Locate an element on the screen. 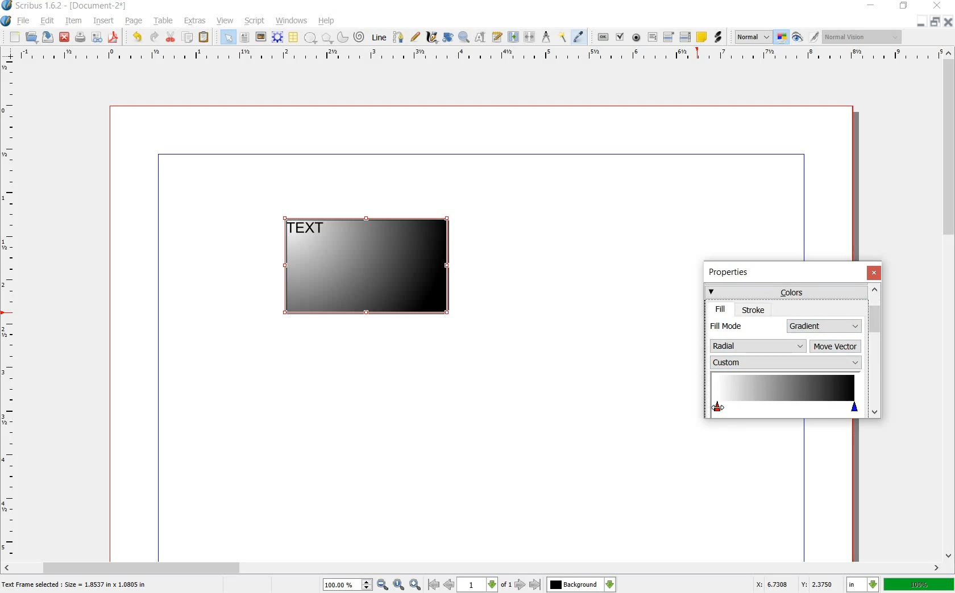  stroke is located at coordinates (754, 310).